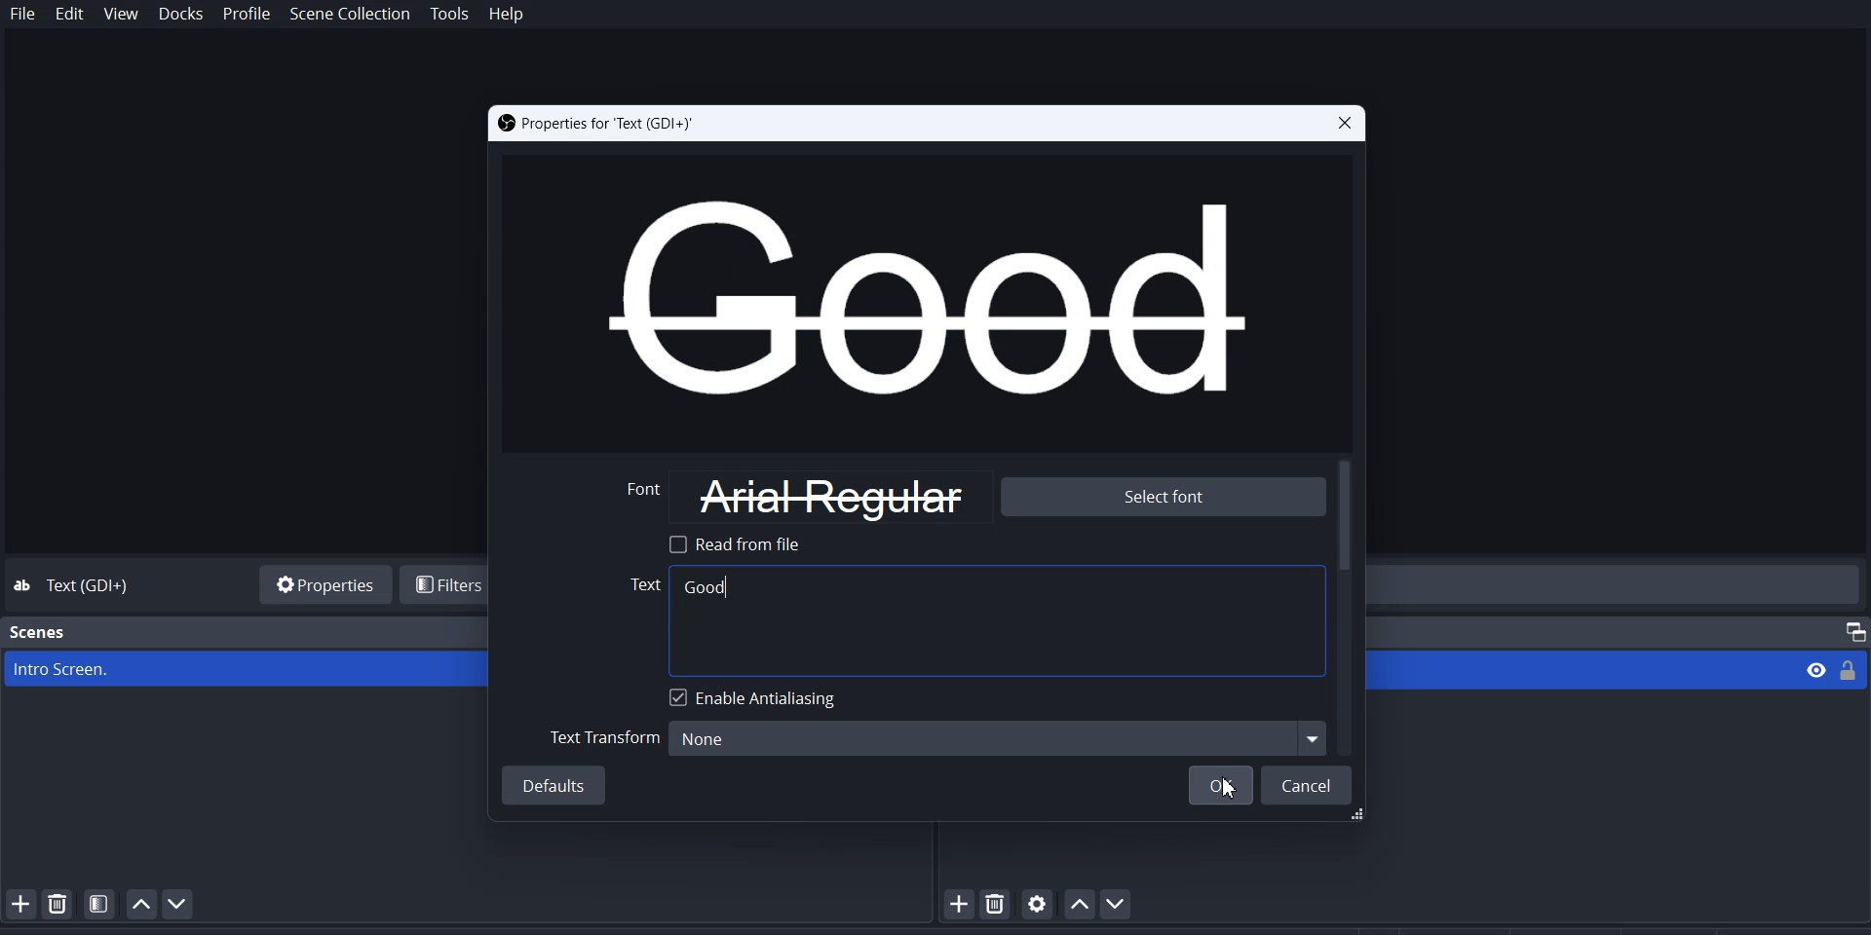 The width and height of the screenshot is (1871, 935). Describe the element at coordinates (1342, 124) in the screenshot. I see `Close` at that location.